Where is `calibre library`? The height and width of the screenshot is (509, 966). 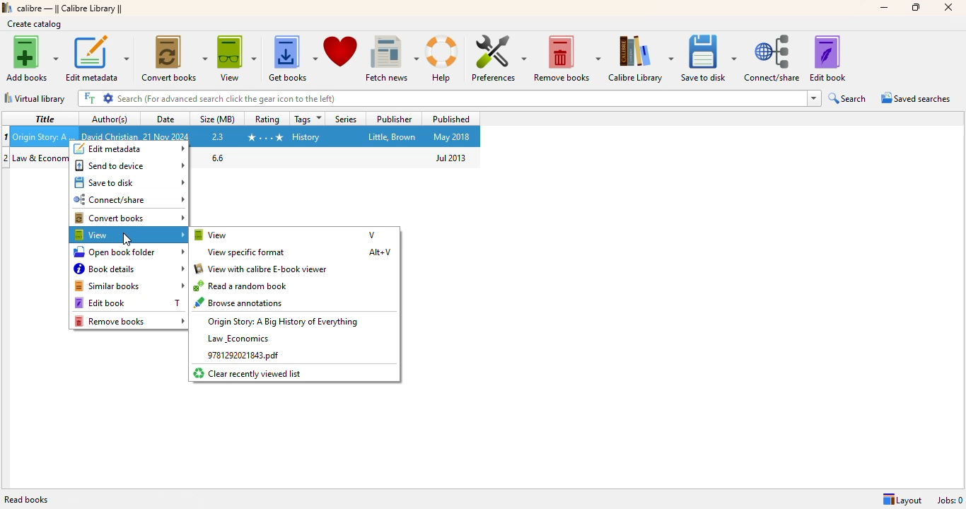
calibre library is located at coordinates (641, 59).